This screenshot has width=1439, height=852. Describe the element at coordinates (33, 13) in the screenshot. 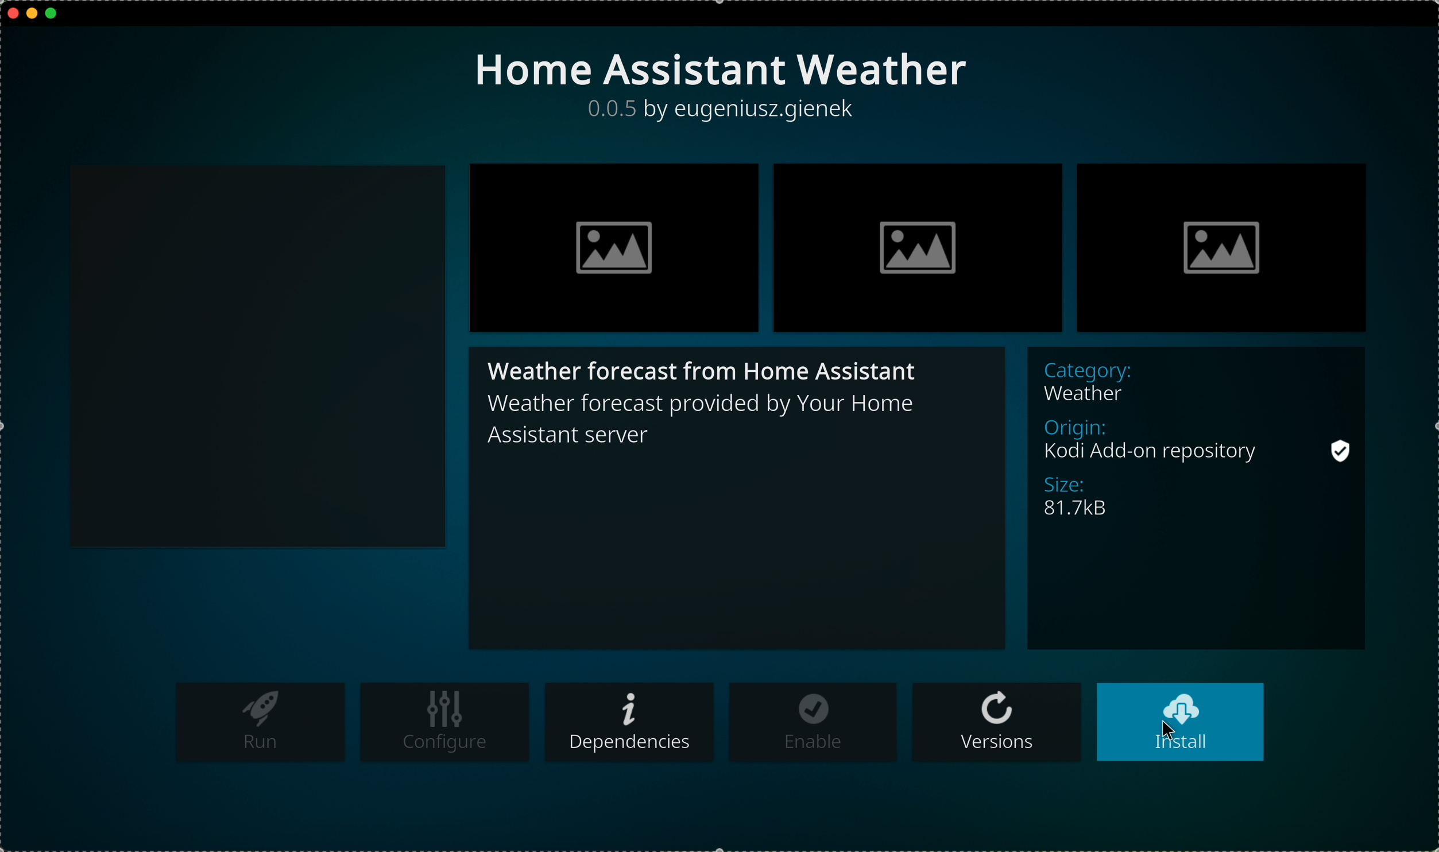

I see `minimize` at that location.